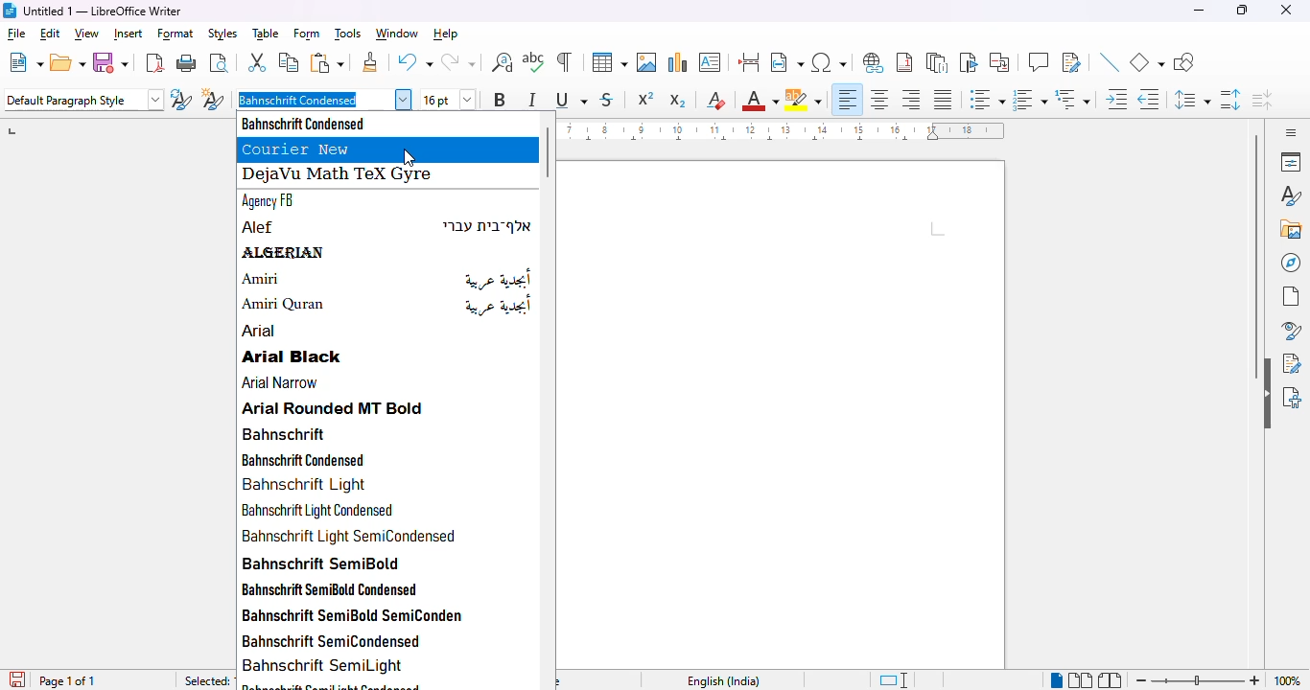  Describe the element at coordinates (407, 158) in the screenshot. I see `cursor` at that location.